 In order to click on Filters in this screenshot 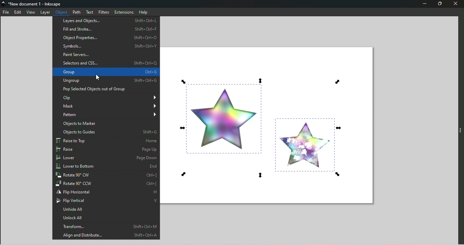, I will do `click(104, 12)`.